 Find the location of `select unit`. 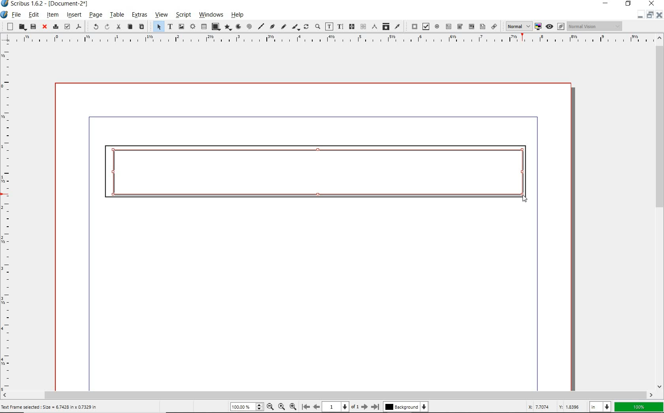

select unit is located at coordinates (600, 407).